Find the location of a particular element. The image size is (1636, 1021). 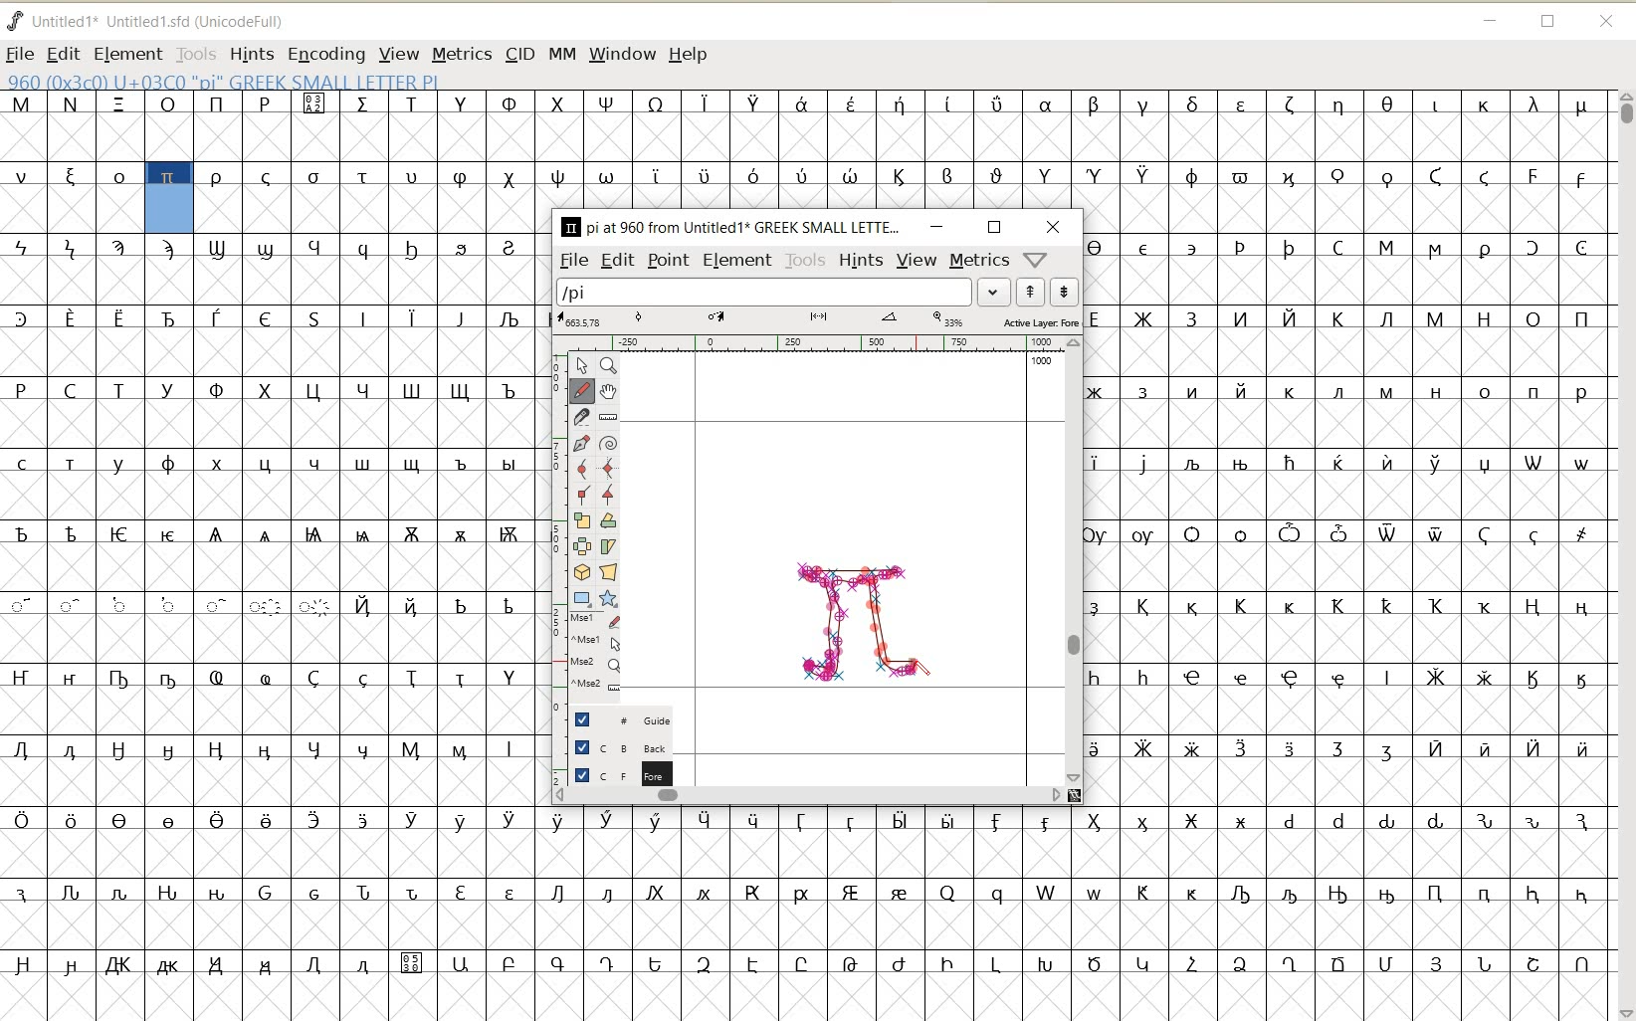

Add a corner point is located at coordinates (581, 495).